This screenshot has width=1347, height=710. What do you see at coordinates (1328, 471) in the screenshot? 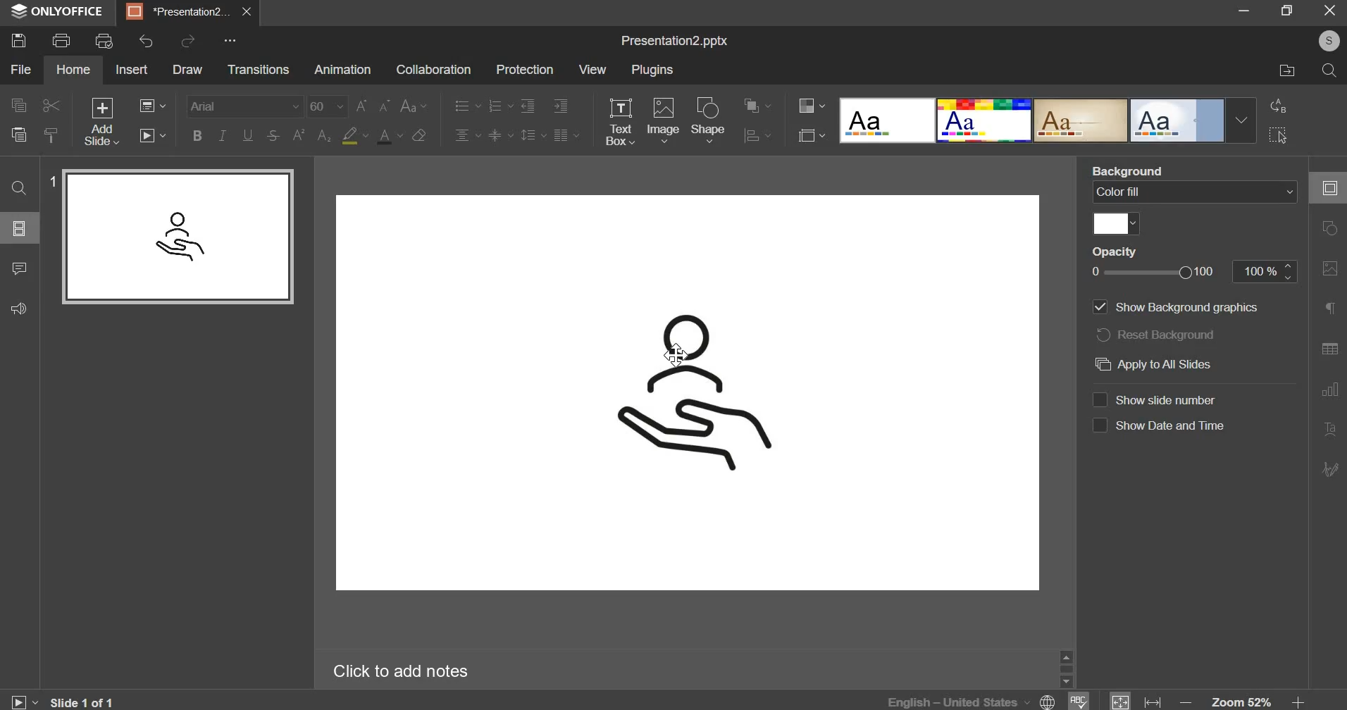
I see `signature` at bounding box center [1328, 471].